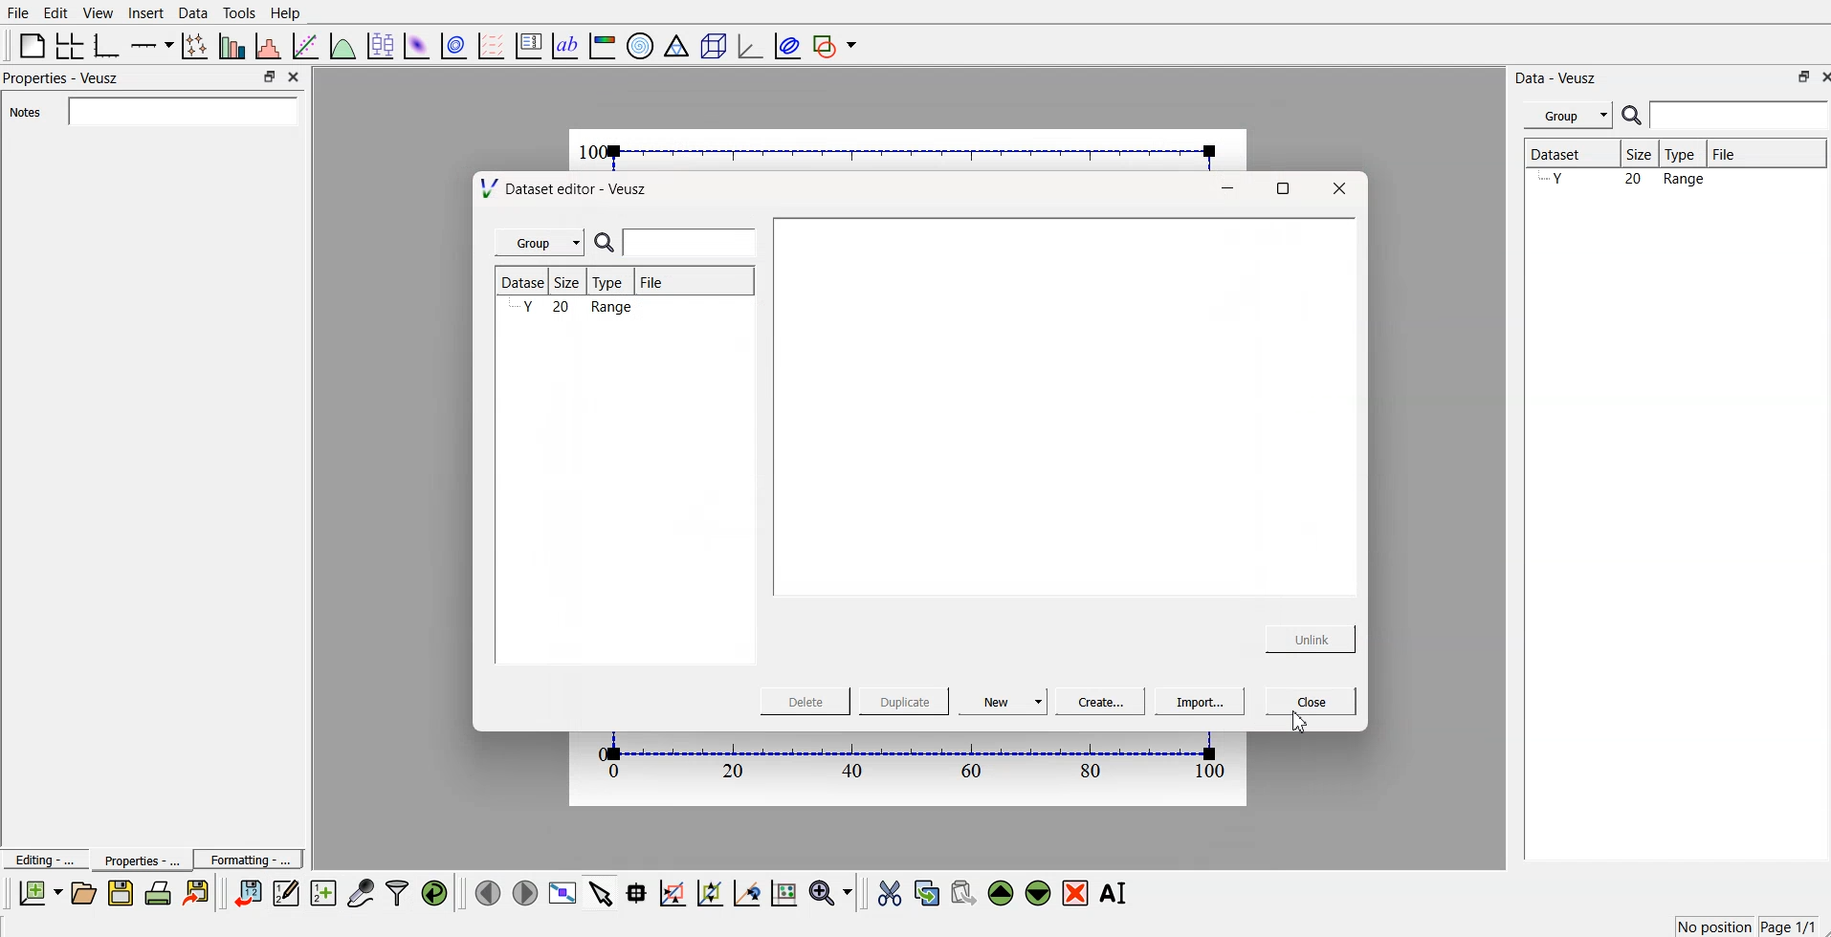 This screenshot has width=1831, height=937. What do you see at coordinates (677, 44) in the screenshot?
I see `ternary graph` at bounding box center [677, 44].